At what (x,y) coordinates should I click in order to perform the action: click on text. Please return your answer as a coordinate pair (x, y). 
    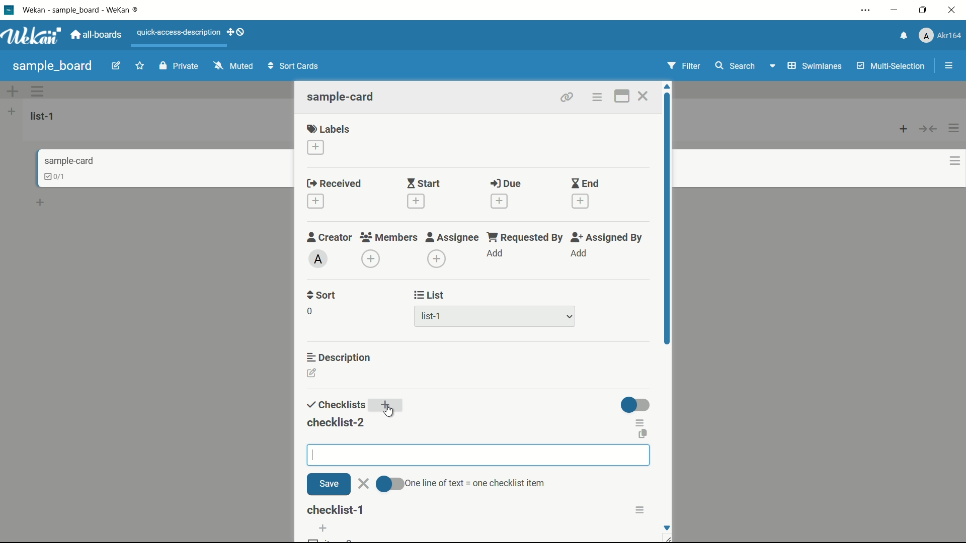
    Looking at the image, I should click on (478, 483).